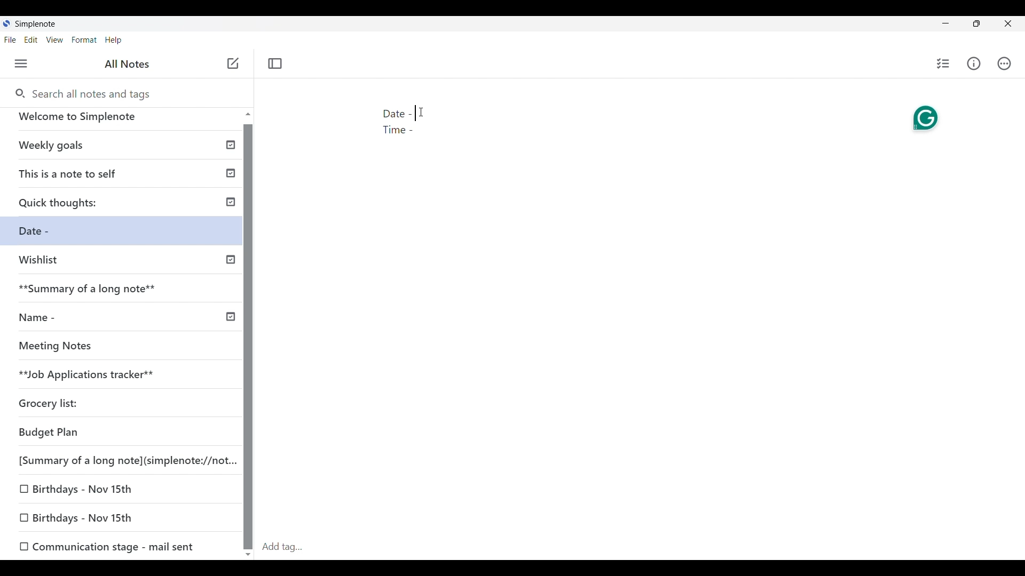 Image resolution: width=1025 pixels, height=576 pixels. What do you see at coordinates (641, 548) in the screenshot?
I see `Click to type in tags` at bounding box center [641, 548].